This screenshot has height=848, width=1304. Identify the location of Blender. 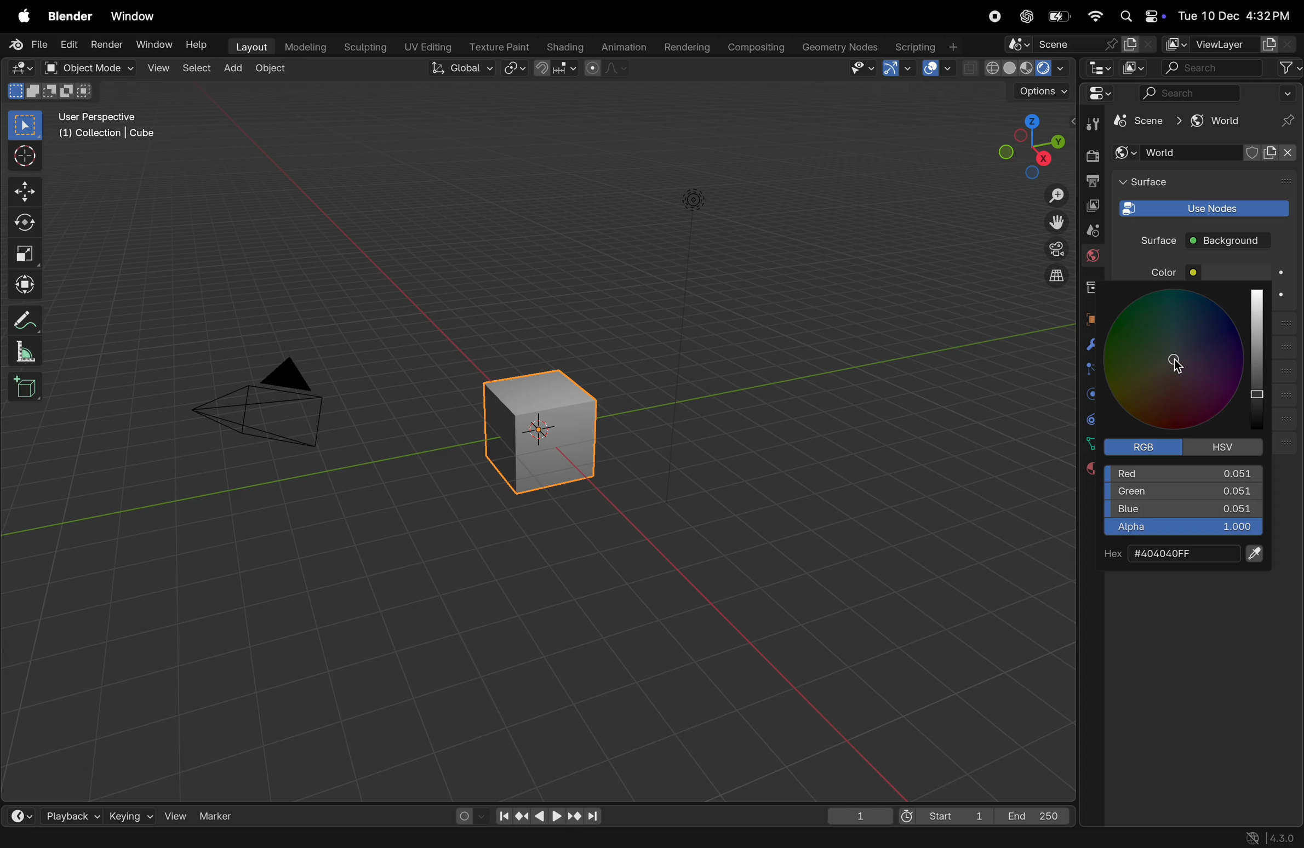
(70, 15).